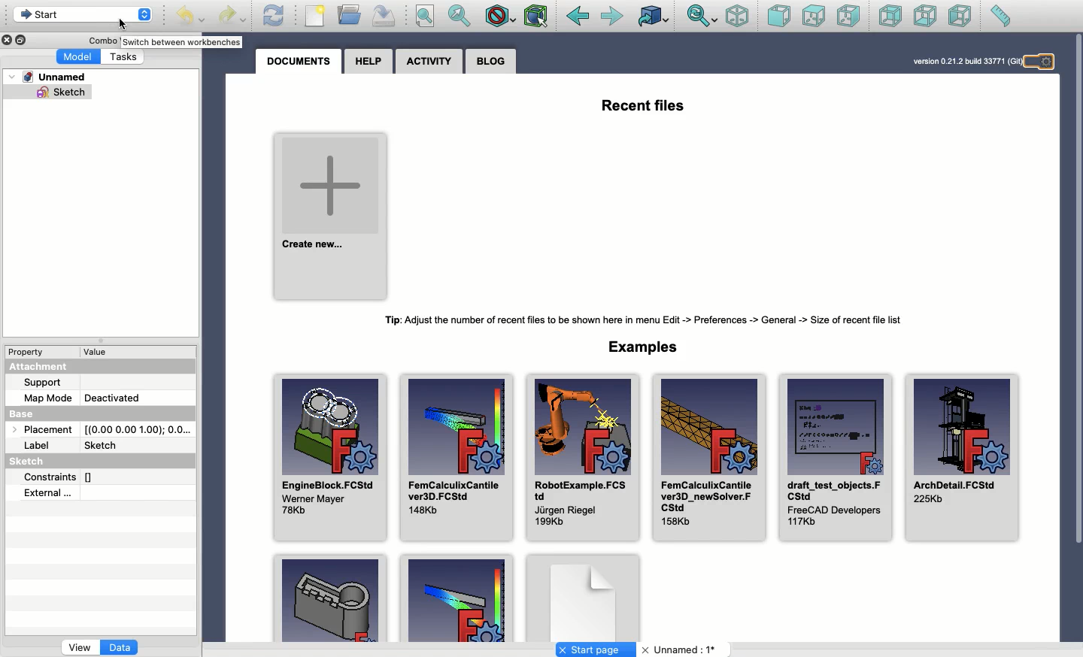  Describe the element at coordinates (102, 41) in the screenshot. I see `Combo` at that location.